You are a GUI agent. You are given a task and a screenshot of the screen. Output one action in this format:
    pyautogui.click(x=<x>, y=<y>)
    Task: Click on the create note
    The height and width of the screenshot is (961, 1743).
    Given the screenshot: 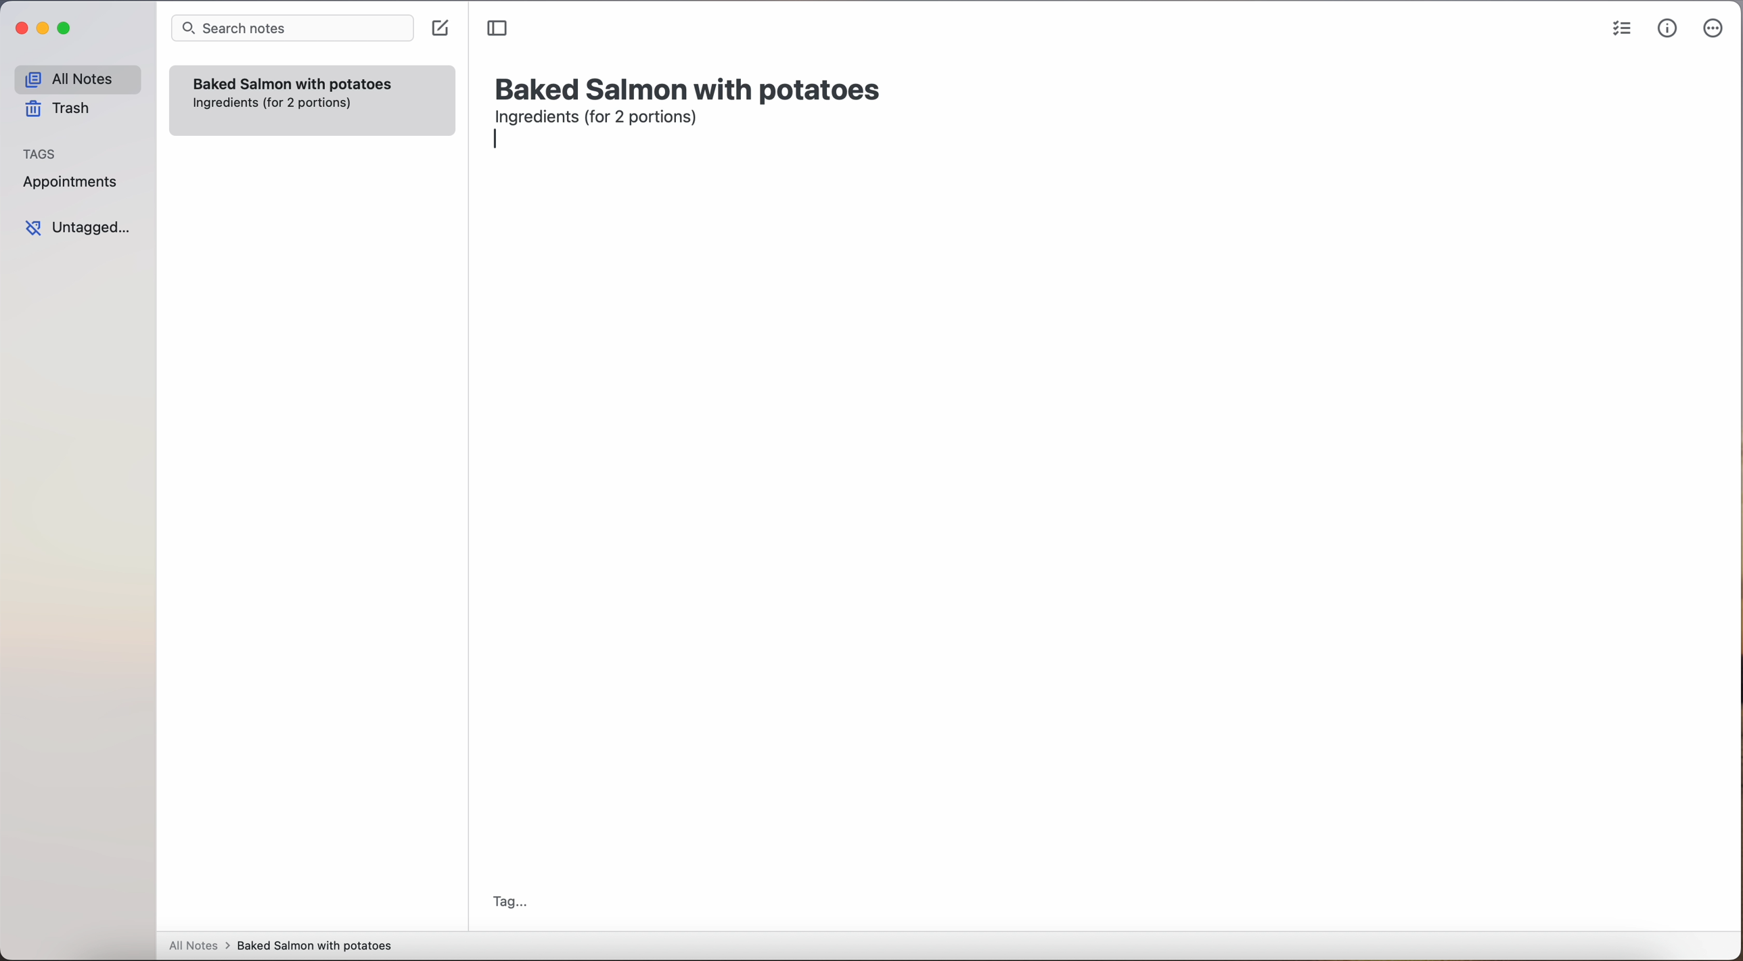 What is the action you would take?
    pyautogui.click(x=439, y=28)
    